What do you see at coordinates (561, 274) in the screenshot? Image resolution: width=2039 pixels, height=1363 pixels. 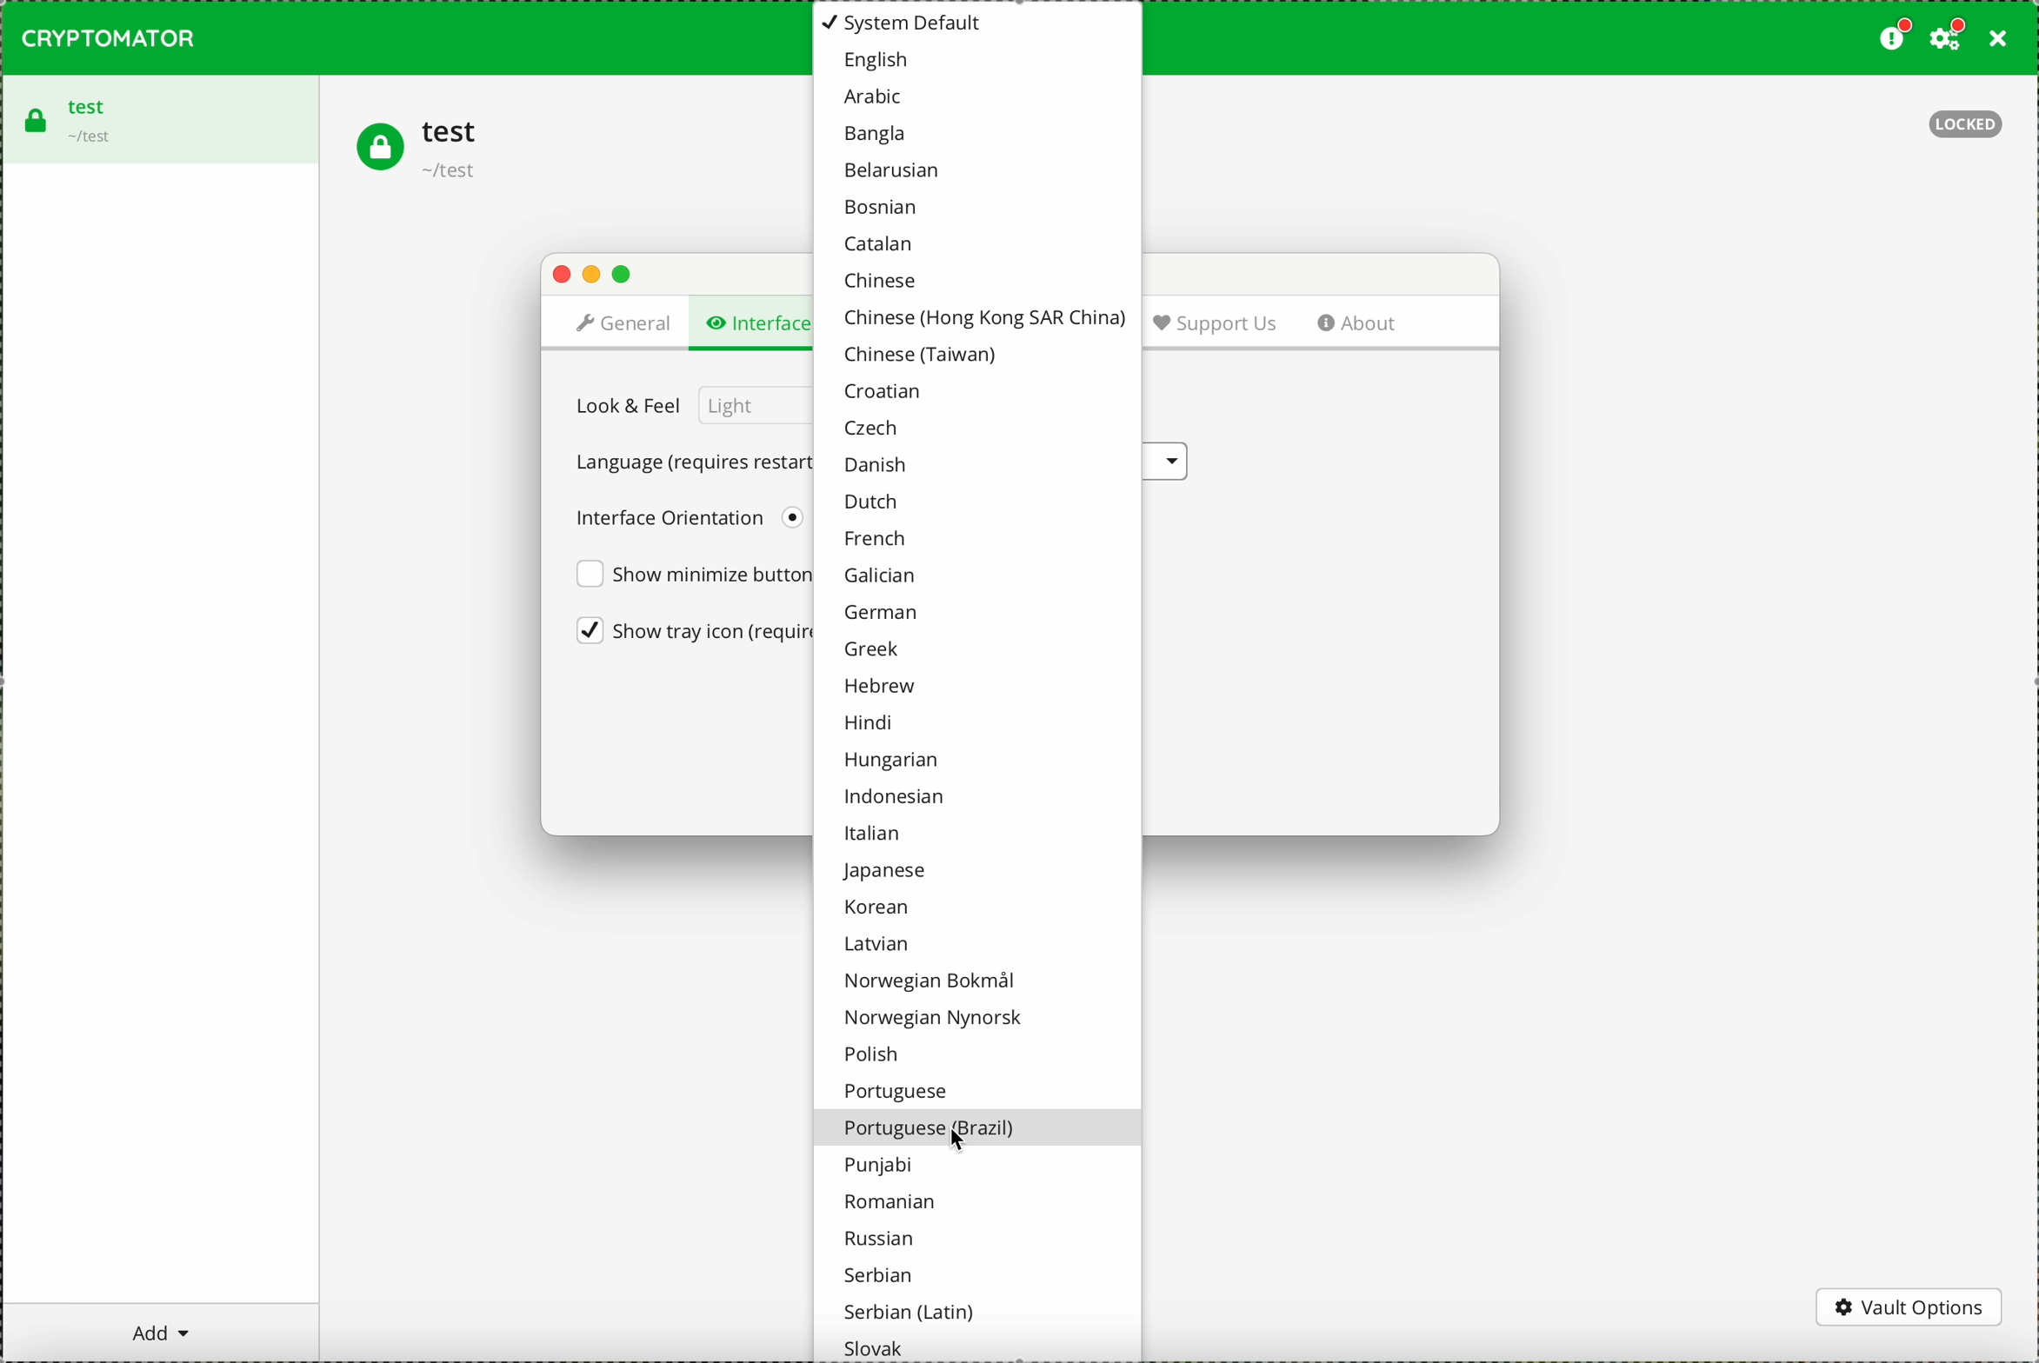 I see `close popup` at bounding box center [561, 274].